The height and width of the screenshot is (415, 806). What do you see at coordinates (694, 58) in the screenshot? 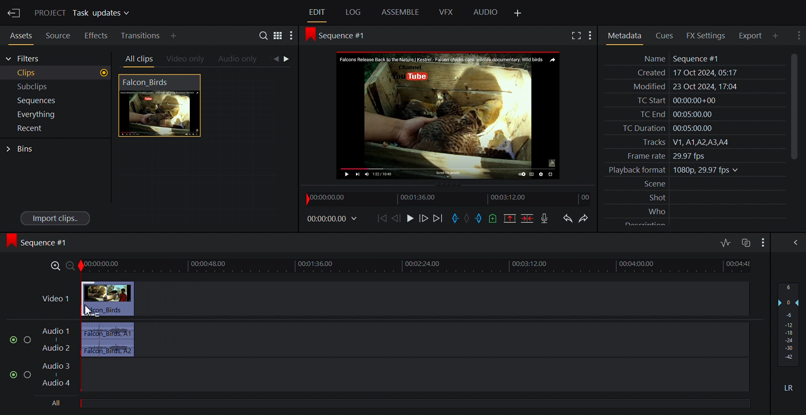
I see `Name` at bounding box center [694, 58].